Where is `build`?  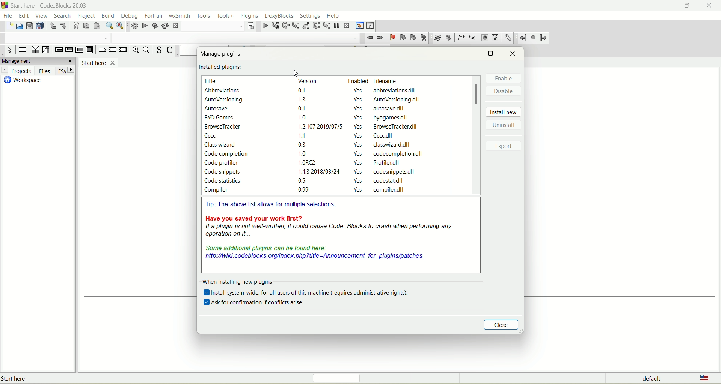 build is located at coordinates (107, 15).